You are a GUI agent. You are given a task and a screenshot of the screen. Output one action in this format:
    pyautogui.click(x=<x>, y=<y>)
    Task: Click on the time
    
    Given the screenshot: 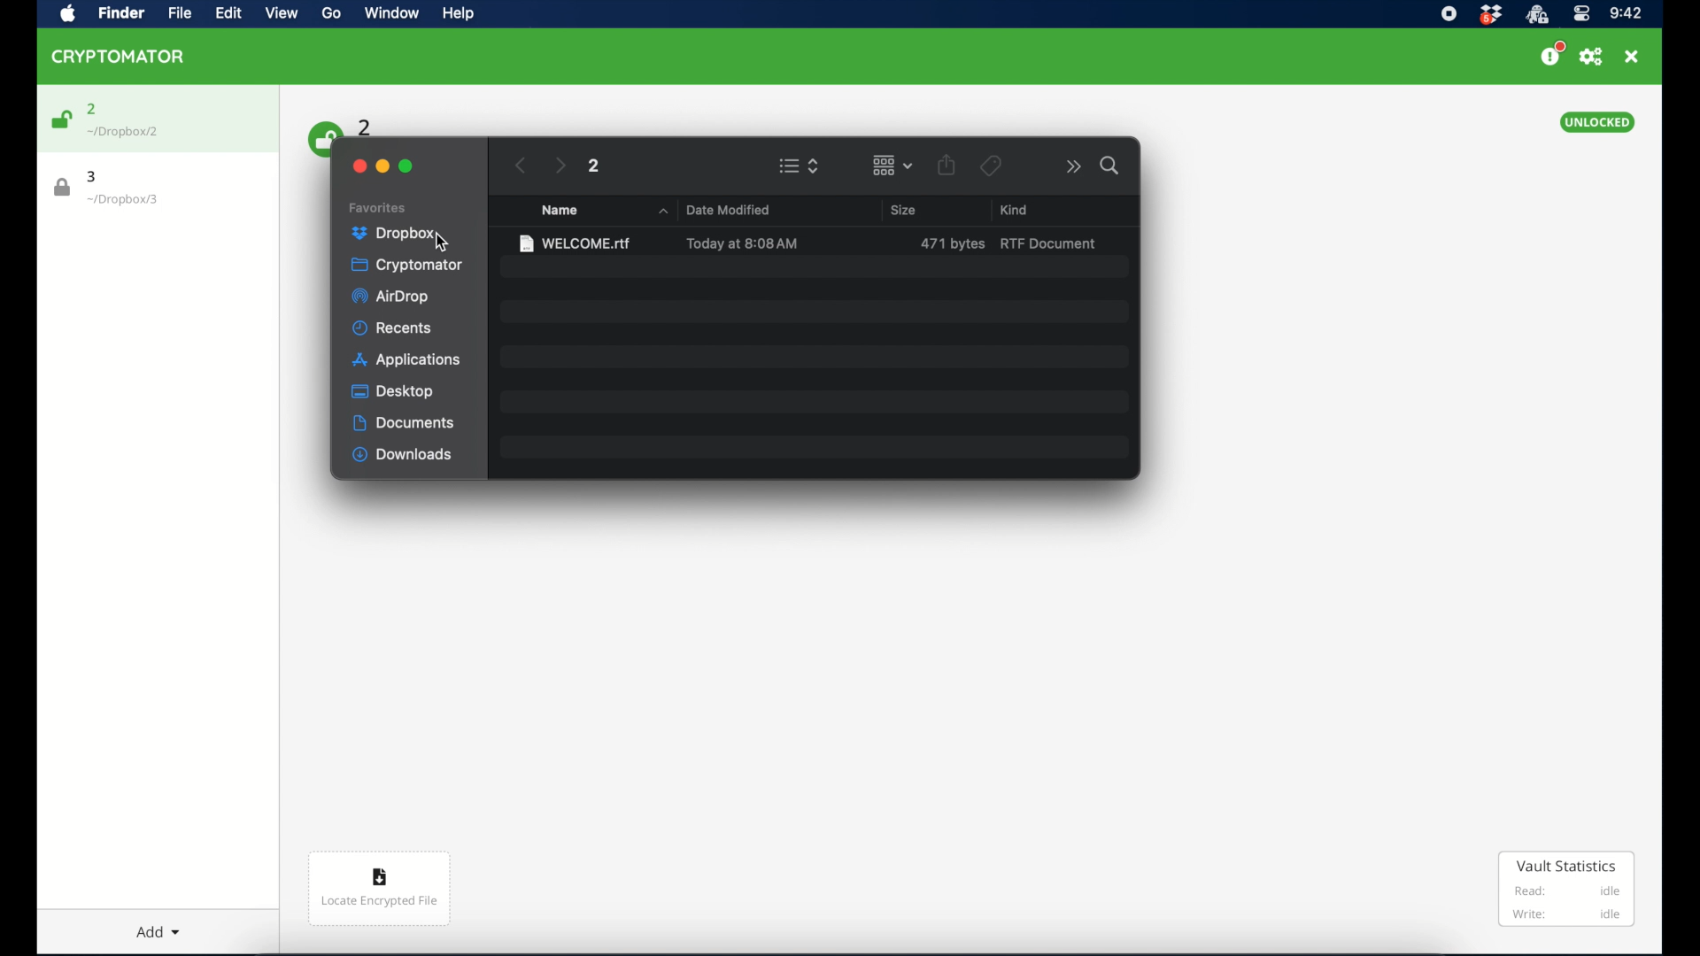 What is the action you would take?
    pyautogui.click(x=1626, y=14)
    